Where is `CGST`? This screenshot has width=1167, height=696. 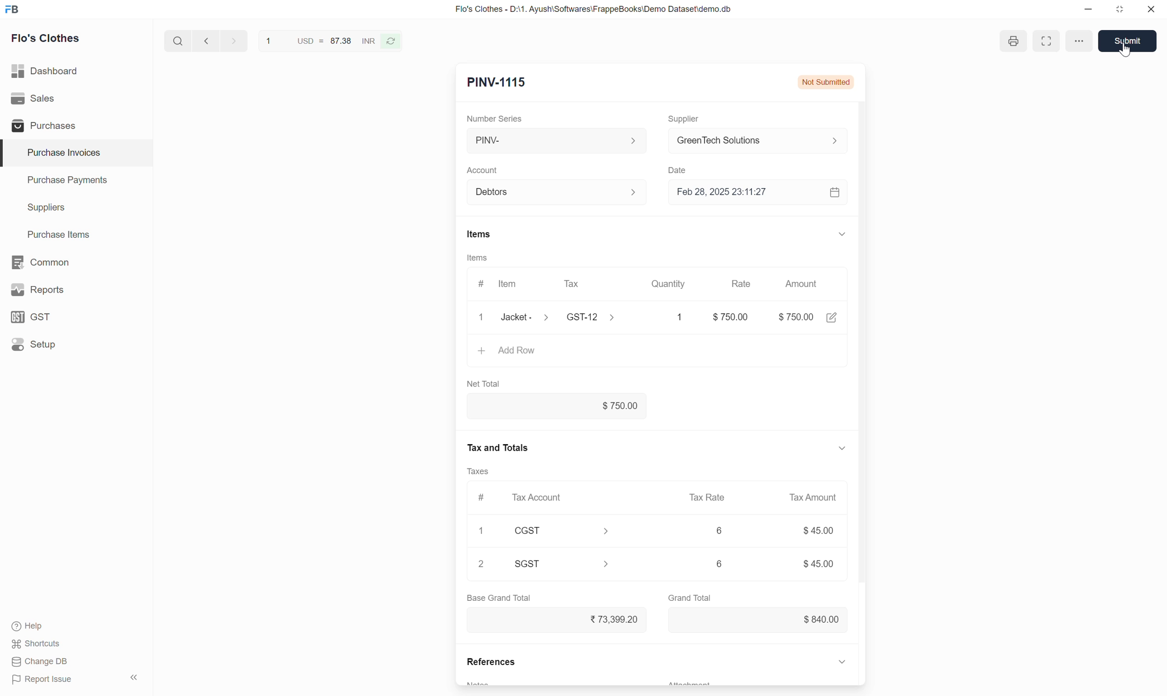
CGST is located at coordinates (562, 530).